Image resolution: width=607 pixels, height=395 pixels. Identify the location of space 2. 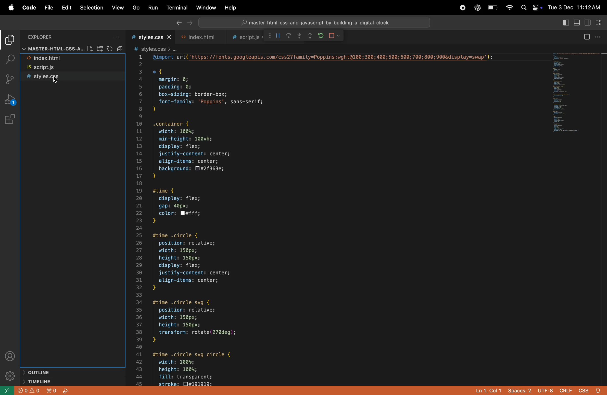
(521, 391).